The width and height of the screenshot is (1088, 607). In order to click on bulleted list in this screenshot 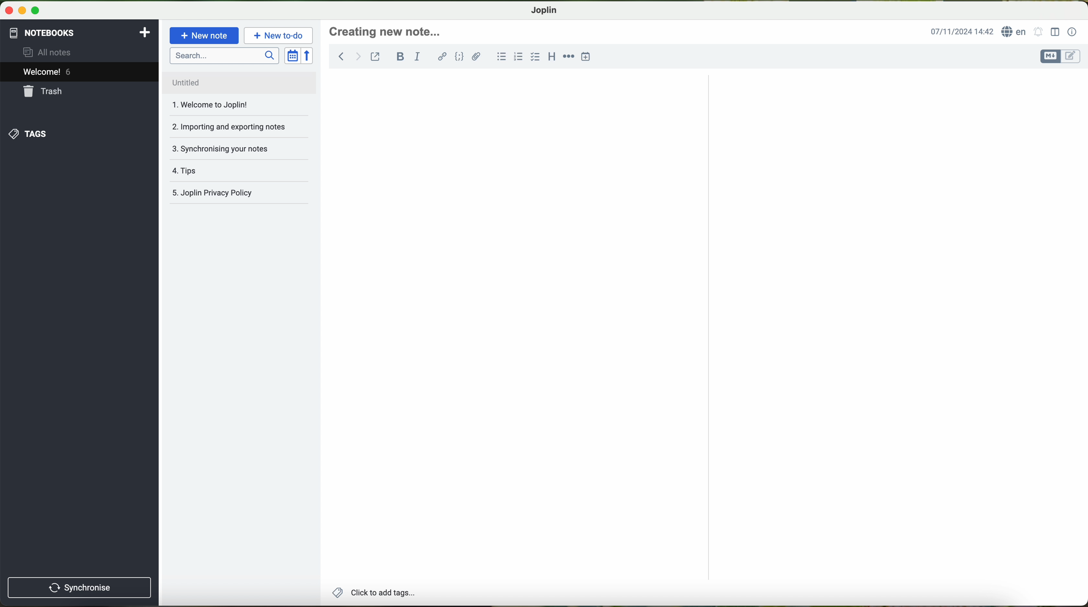, I will do `click(501, 57)`.